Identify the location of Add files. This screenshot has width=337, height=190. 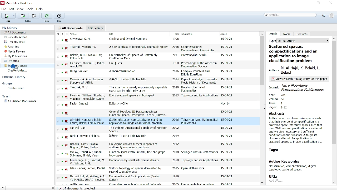
(7, 16).